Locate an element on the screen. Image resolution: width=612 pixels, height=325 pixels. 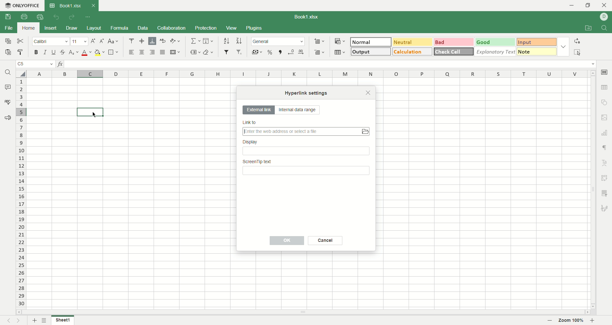
neutral is located at coordinates (412, 41).